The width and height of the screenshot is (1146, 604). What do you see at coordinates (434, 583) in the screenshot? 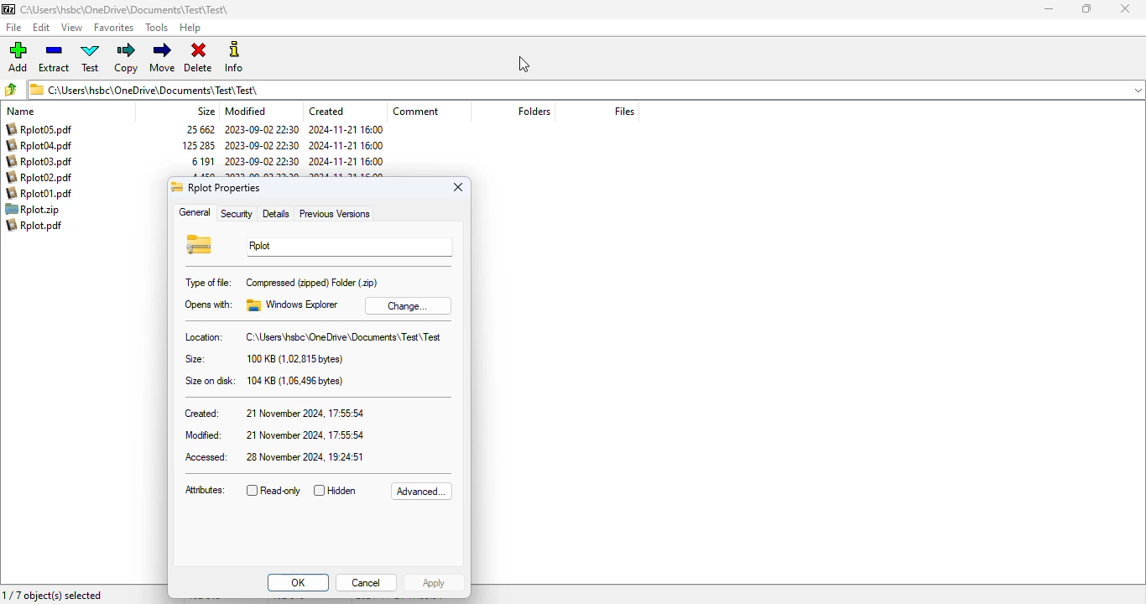
I see `apply` at bounding box center [434, 583].